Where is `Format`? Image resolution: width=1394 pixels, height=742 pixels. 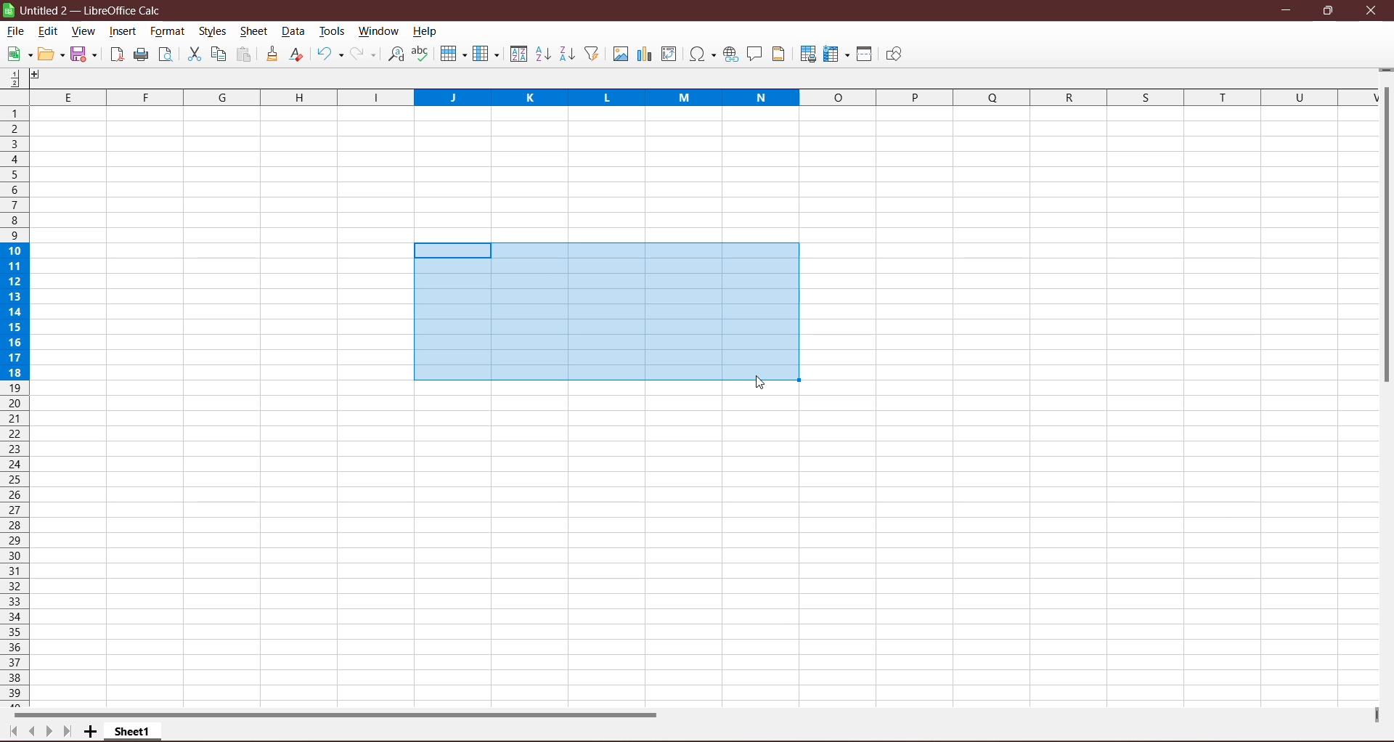 Format is located at coordinates (167, 31).